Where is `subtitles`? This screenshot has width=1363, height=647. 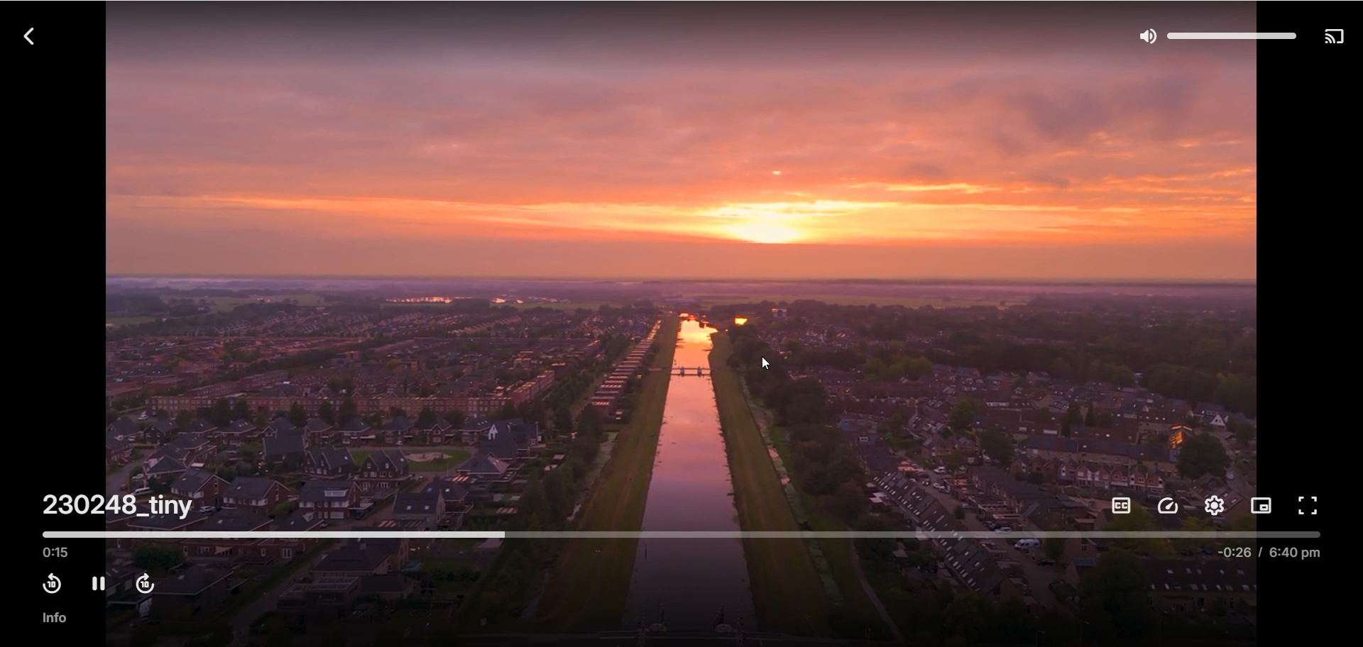 subtitles is located at coordinates (1118, 507).